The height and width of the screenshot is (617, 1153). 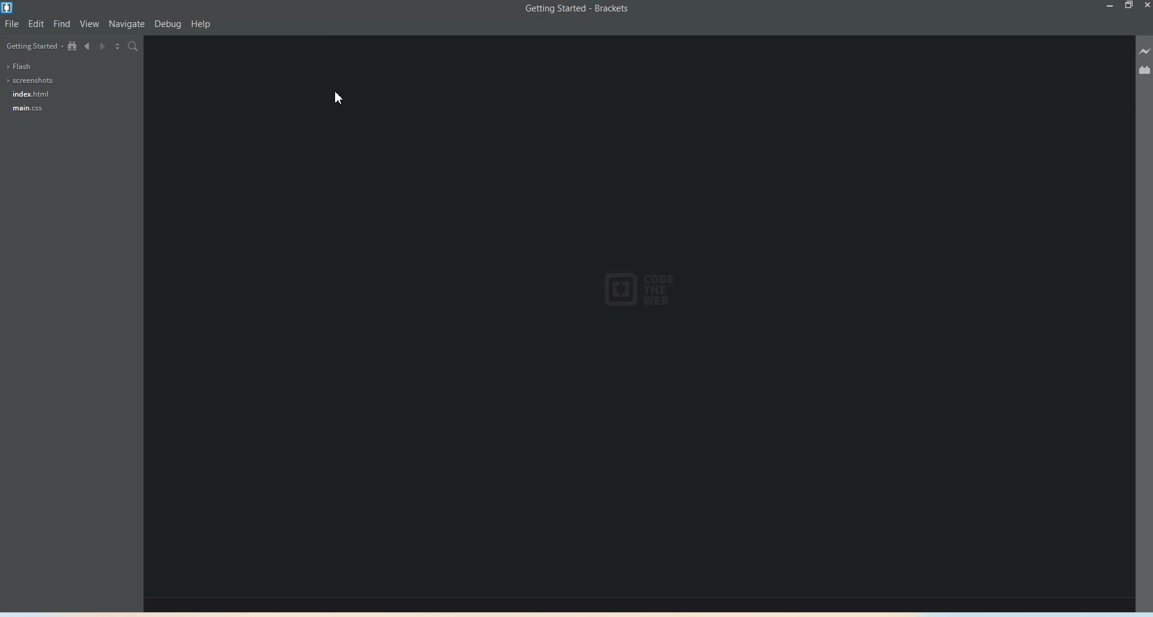 What do you see at coordinates (12, 24) in the screenshot?
I see `File` at bounding box center [12, 24].